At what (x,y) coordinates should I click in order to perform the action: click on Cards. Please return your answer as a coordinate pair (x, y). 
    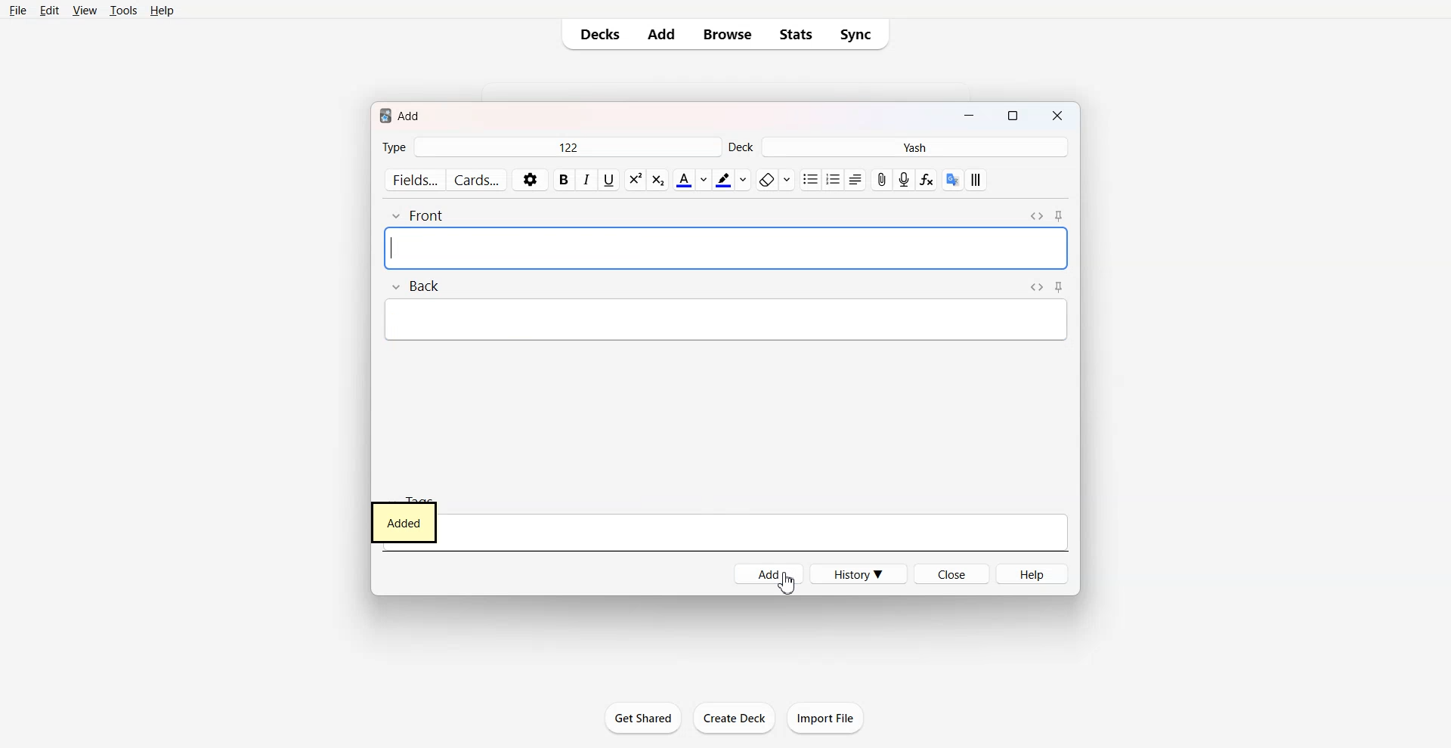
    Looking at the image, I should click on (478, 180).